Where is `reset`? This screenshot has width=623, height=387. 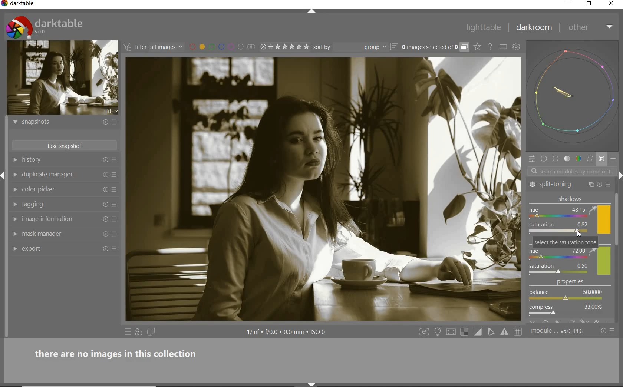
reset is located at coordinates (105, 175).